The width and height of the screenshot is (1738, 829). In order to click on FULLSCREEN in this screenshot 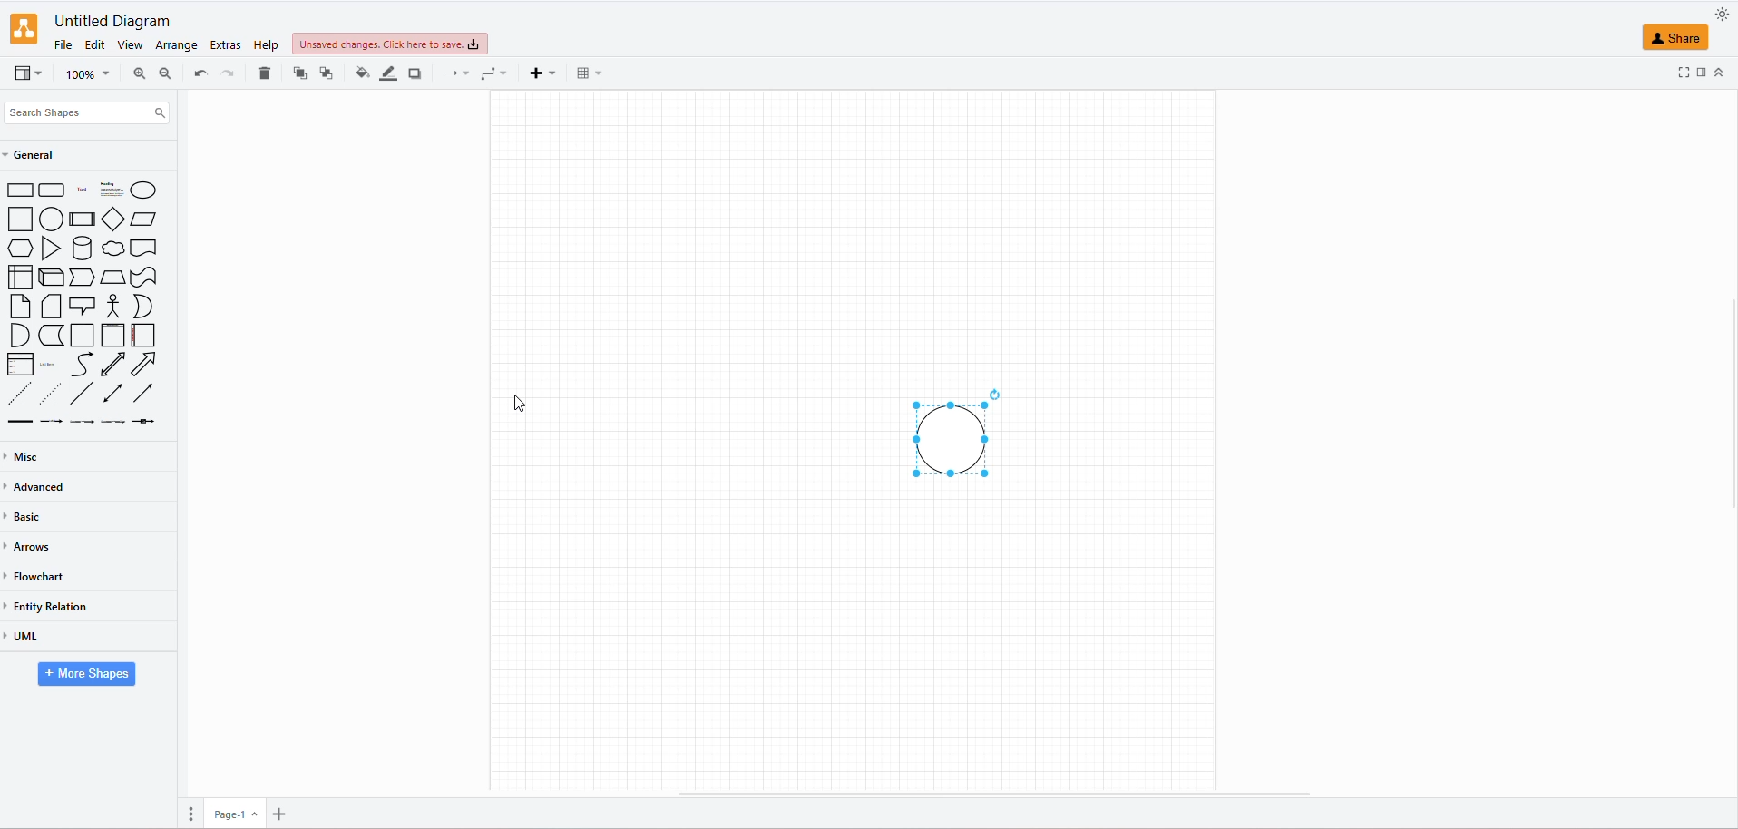, I will do `click(1683, 73)`.